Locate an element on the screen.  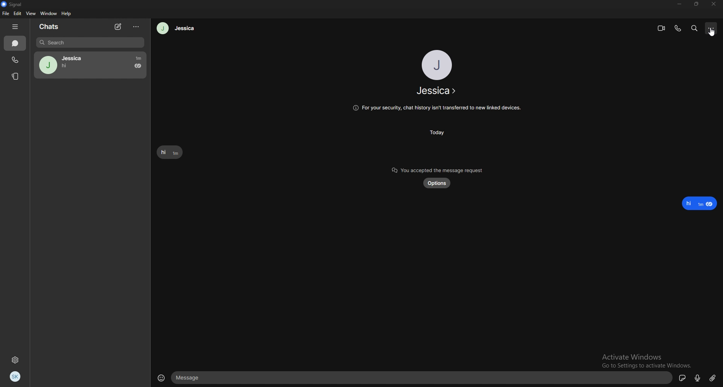
Search is located at coordinates (695, 28).